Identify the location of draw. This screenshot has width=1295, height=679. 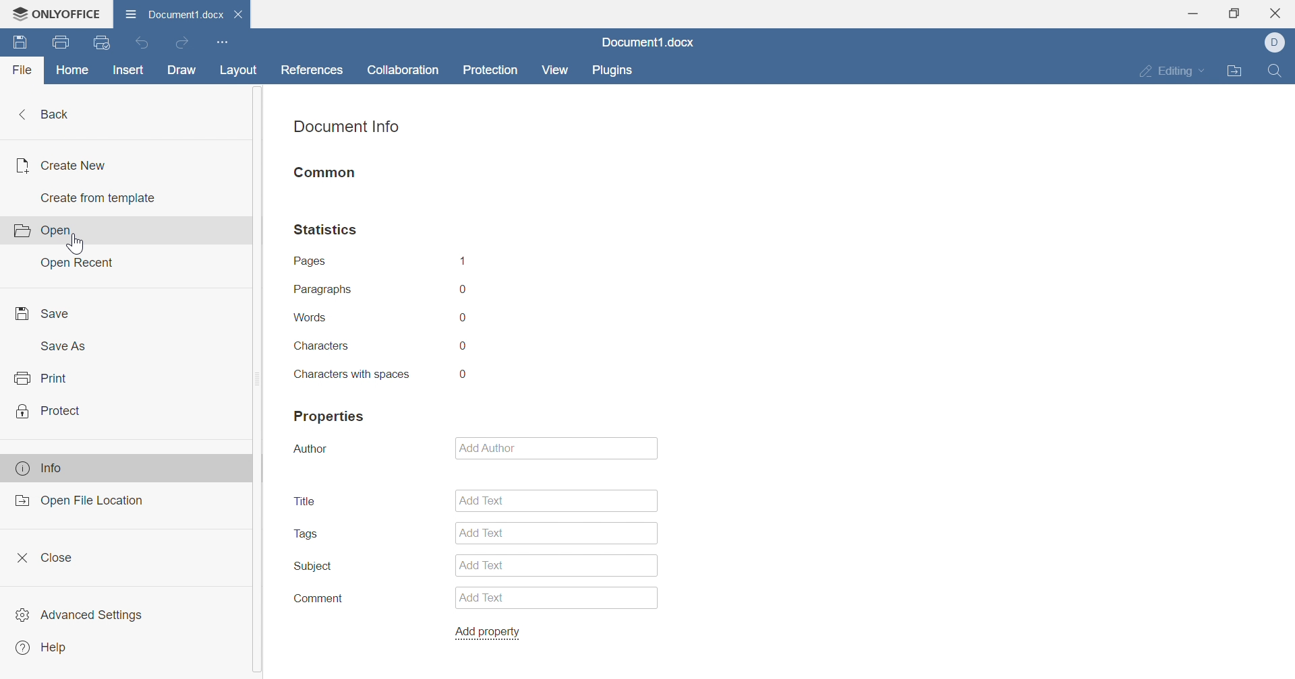
(182, 70).